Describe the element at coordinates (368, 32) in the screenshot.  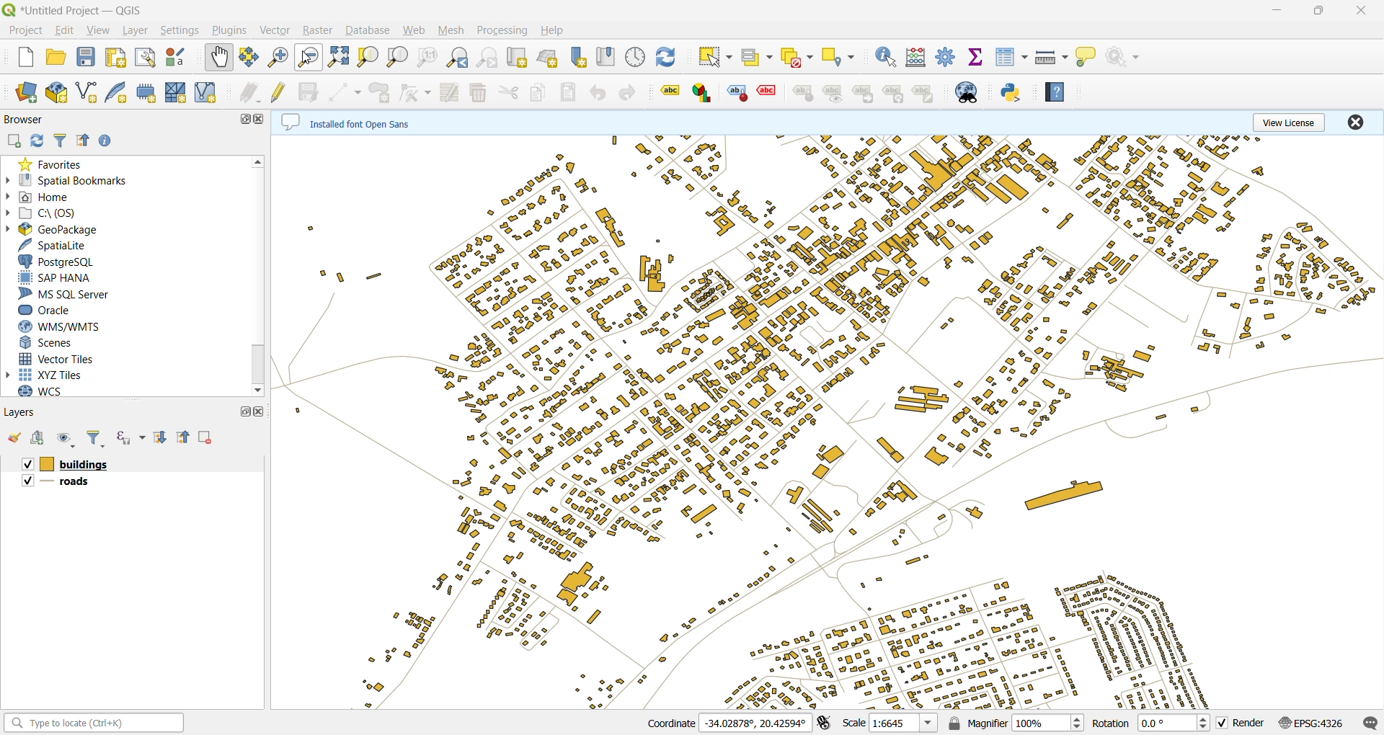
I see `database` at that location.